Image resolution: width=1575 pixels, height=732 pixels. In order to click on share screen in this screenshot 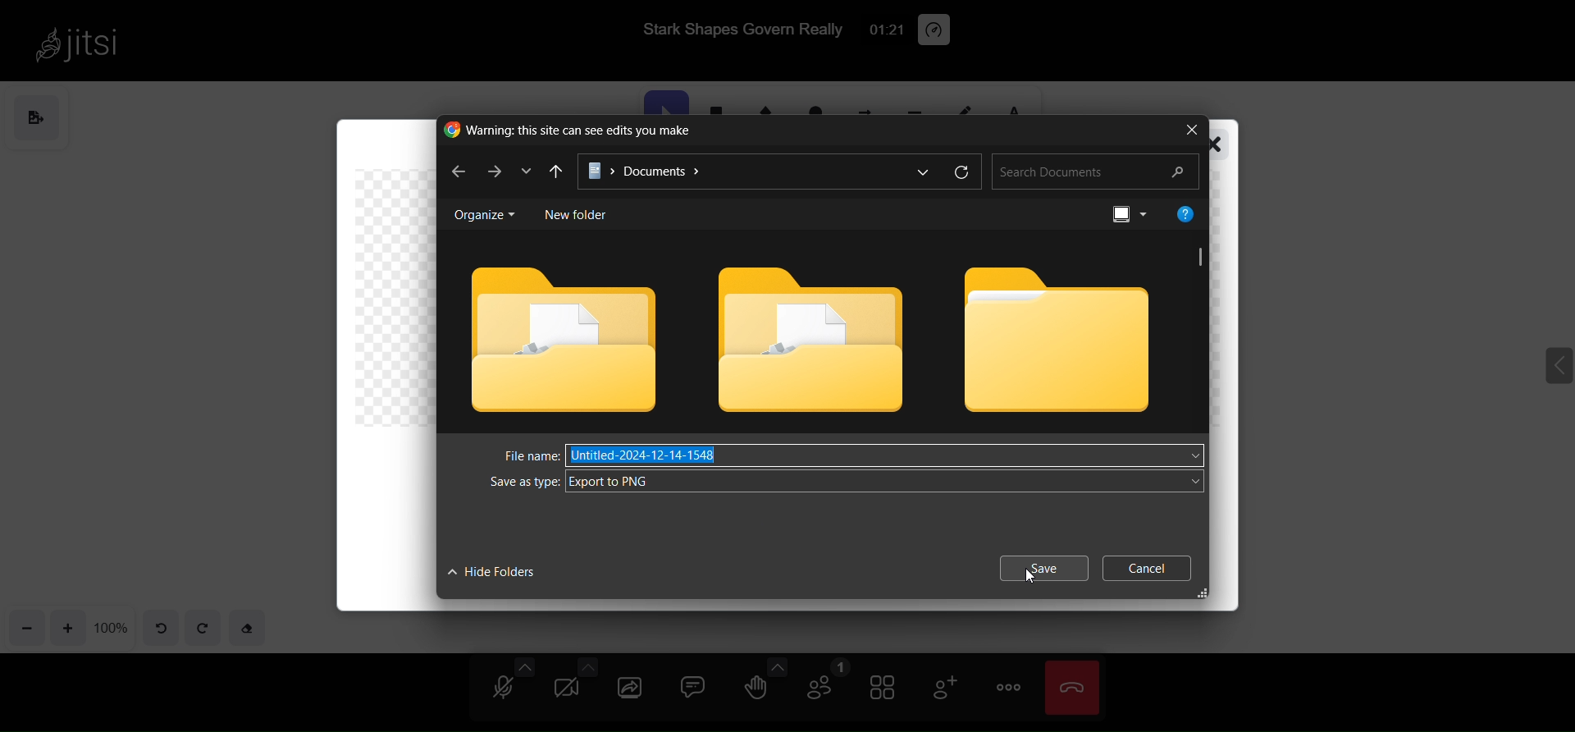, I will do `click(628, 688)`.